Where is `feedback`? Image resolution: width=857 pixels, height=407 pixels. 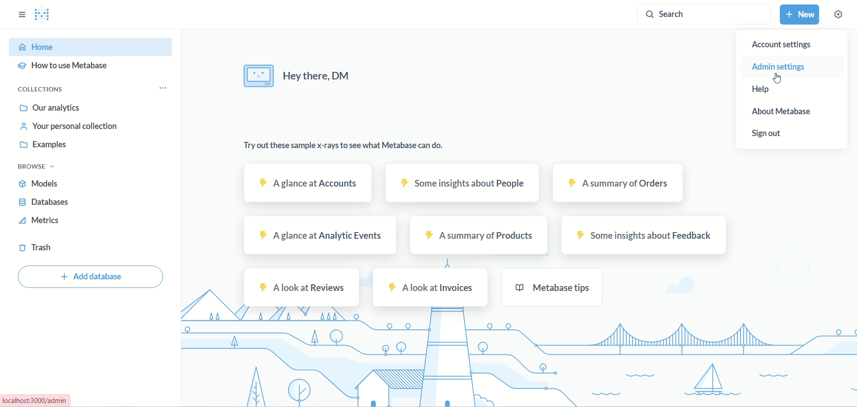 feedback is located at coordinates (644, 235).